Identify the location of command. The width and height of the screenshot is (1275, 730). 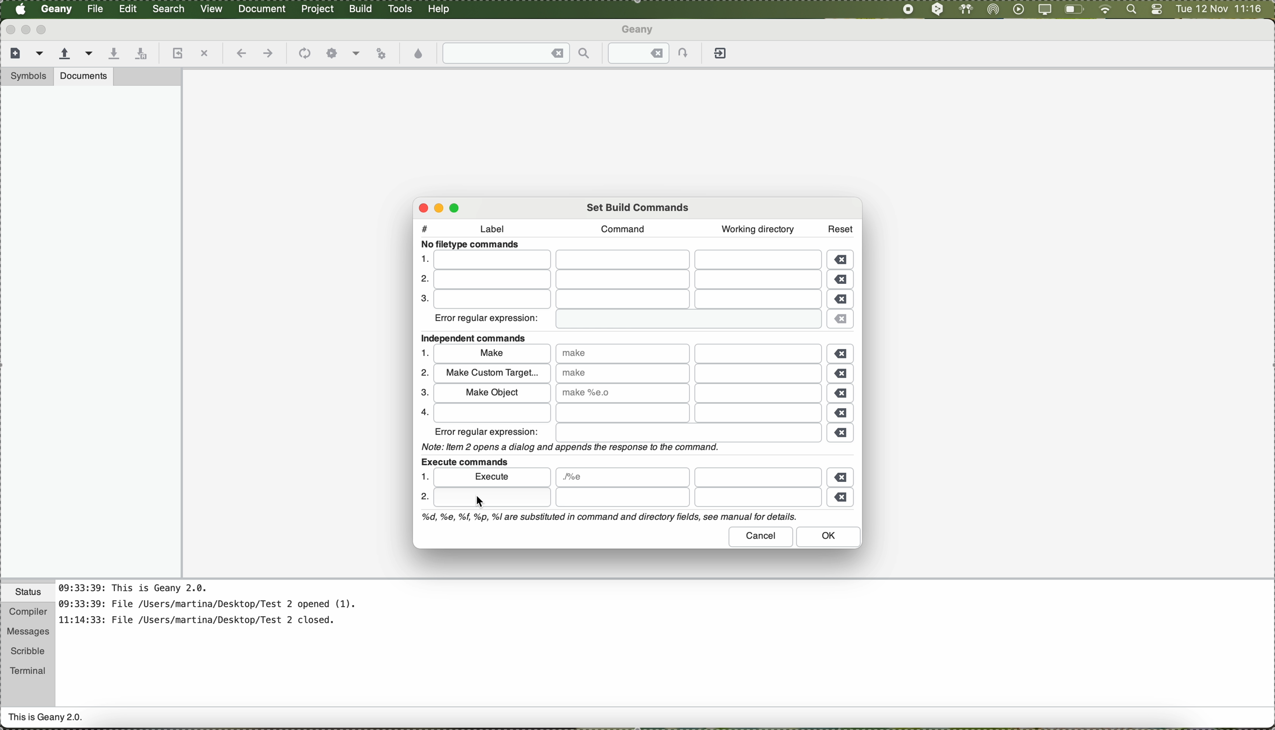
(619, 229).